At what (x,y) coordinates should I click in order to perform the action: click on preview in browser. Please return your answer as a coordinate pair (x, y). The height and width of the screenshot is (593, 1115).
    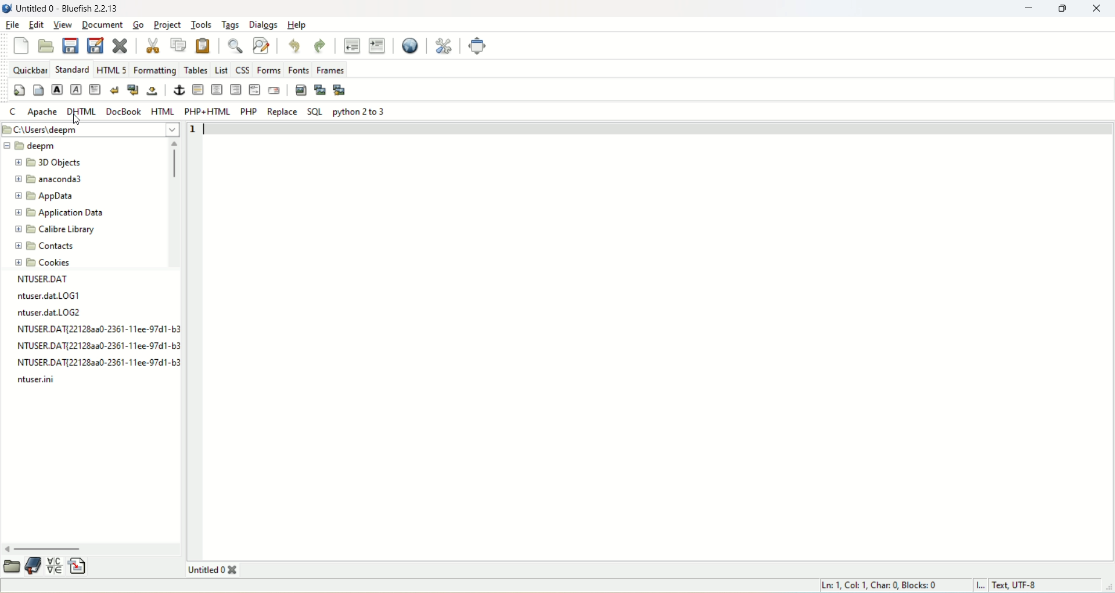
    Looking at the image, I should click on (405, 46).